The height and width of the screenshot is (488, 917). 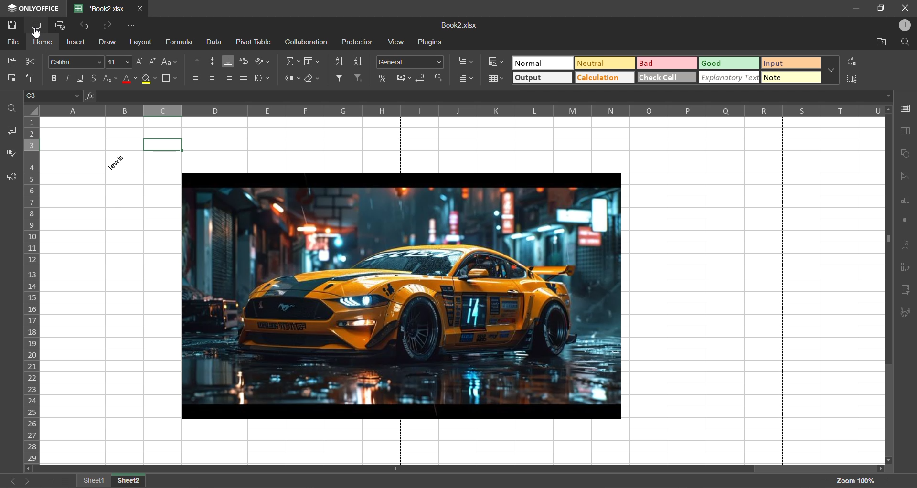 I want to click on zoom factor, so click(x=857, y=481).